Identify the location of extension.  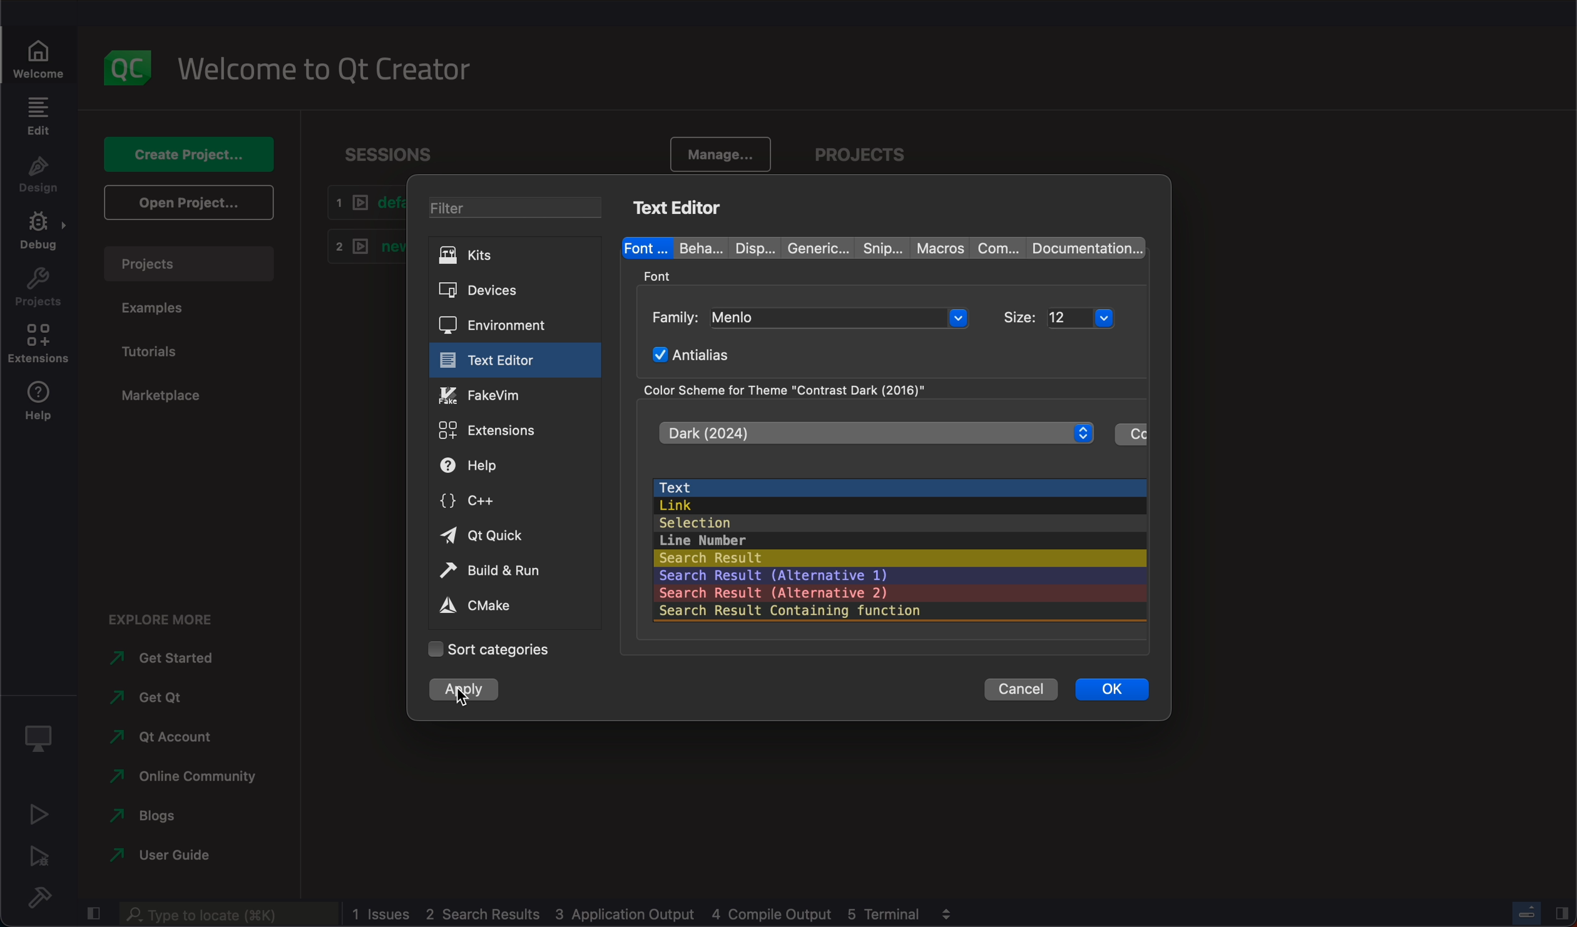
(38, 346).